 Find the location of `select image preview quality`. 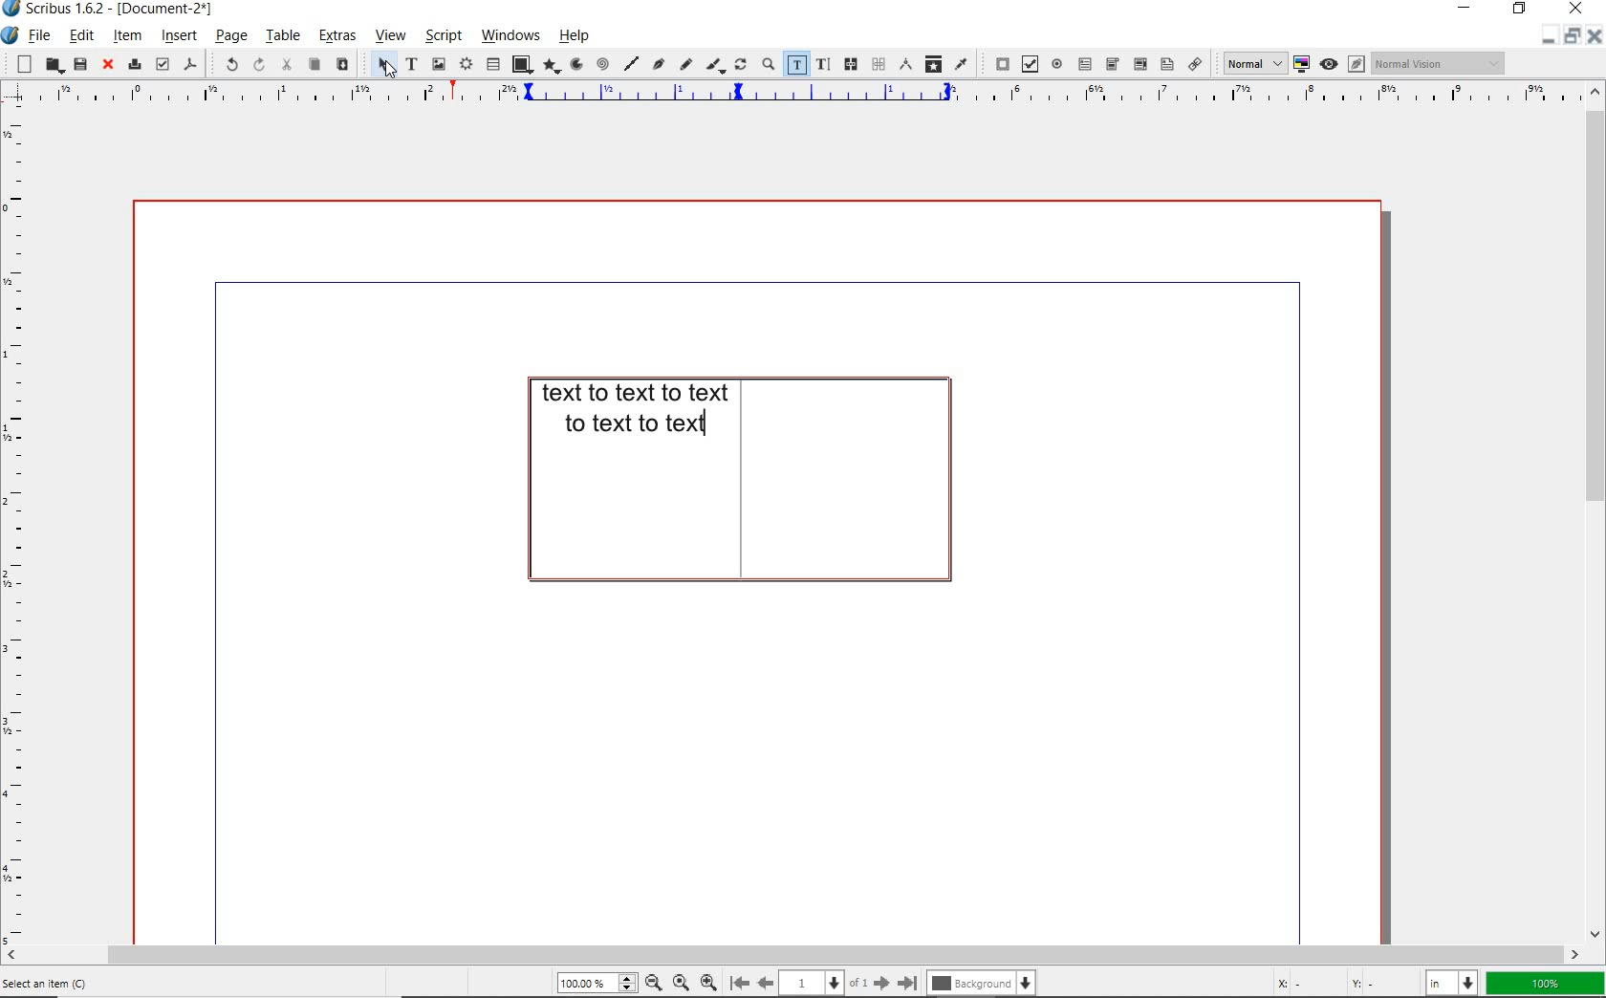

select image preview quality is located at coordinates (1248, 62).